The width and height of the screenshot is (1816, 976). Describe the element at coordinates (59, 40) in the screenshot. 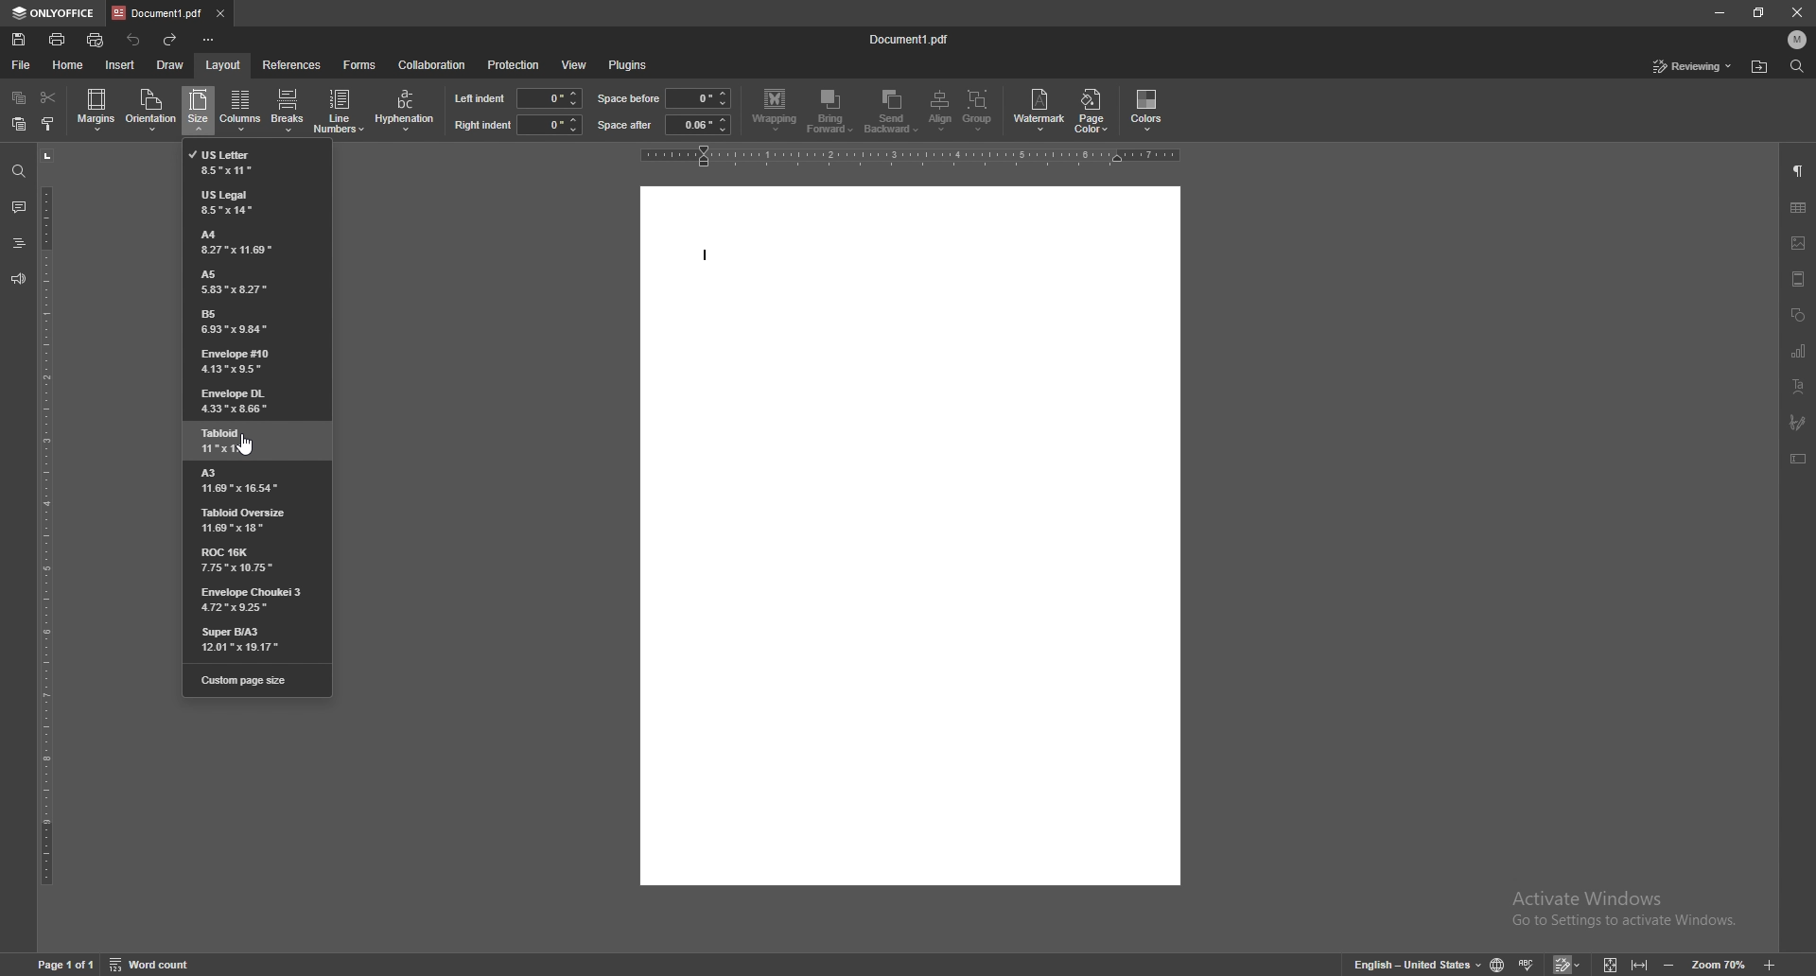

I see `print` at that location.